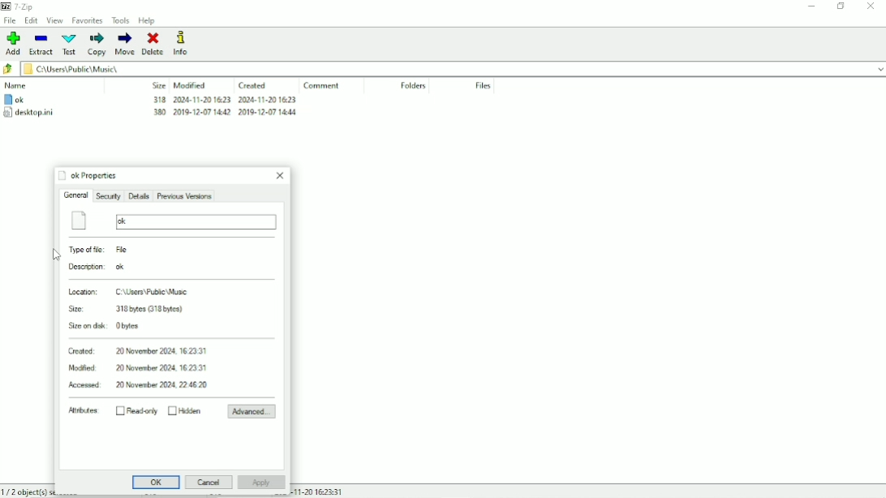 This screenshot has width=886, height=498. What do you see at coordinates (880, 68) in the screenshot?
I see `drop down` at bounding box center [880, 68].